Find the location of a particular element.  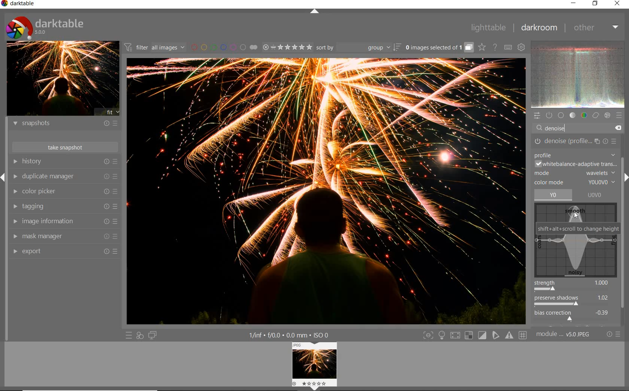

1/inf*f/0.0 mm*ISO 0 is located at coordinates (294, 335).